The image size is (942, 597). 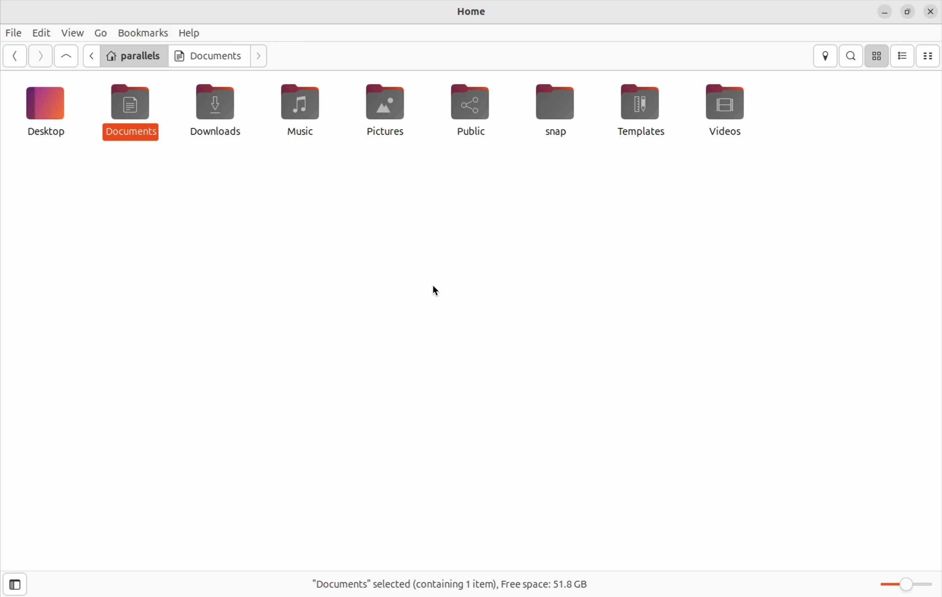 What do you see at coordinates (639, 111) in the screenshot?
I see `Templates` at bounding box center [639, 111].